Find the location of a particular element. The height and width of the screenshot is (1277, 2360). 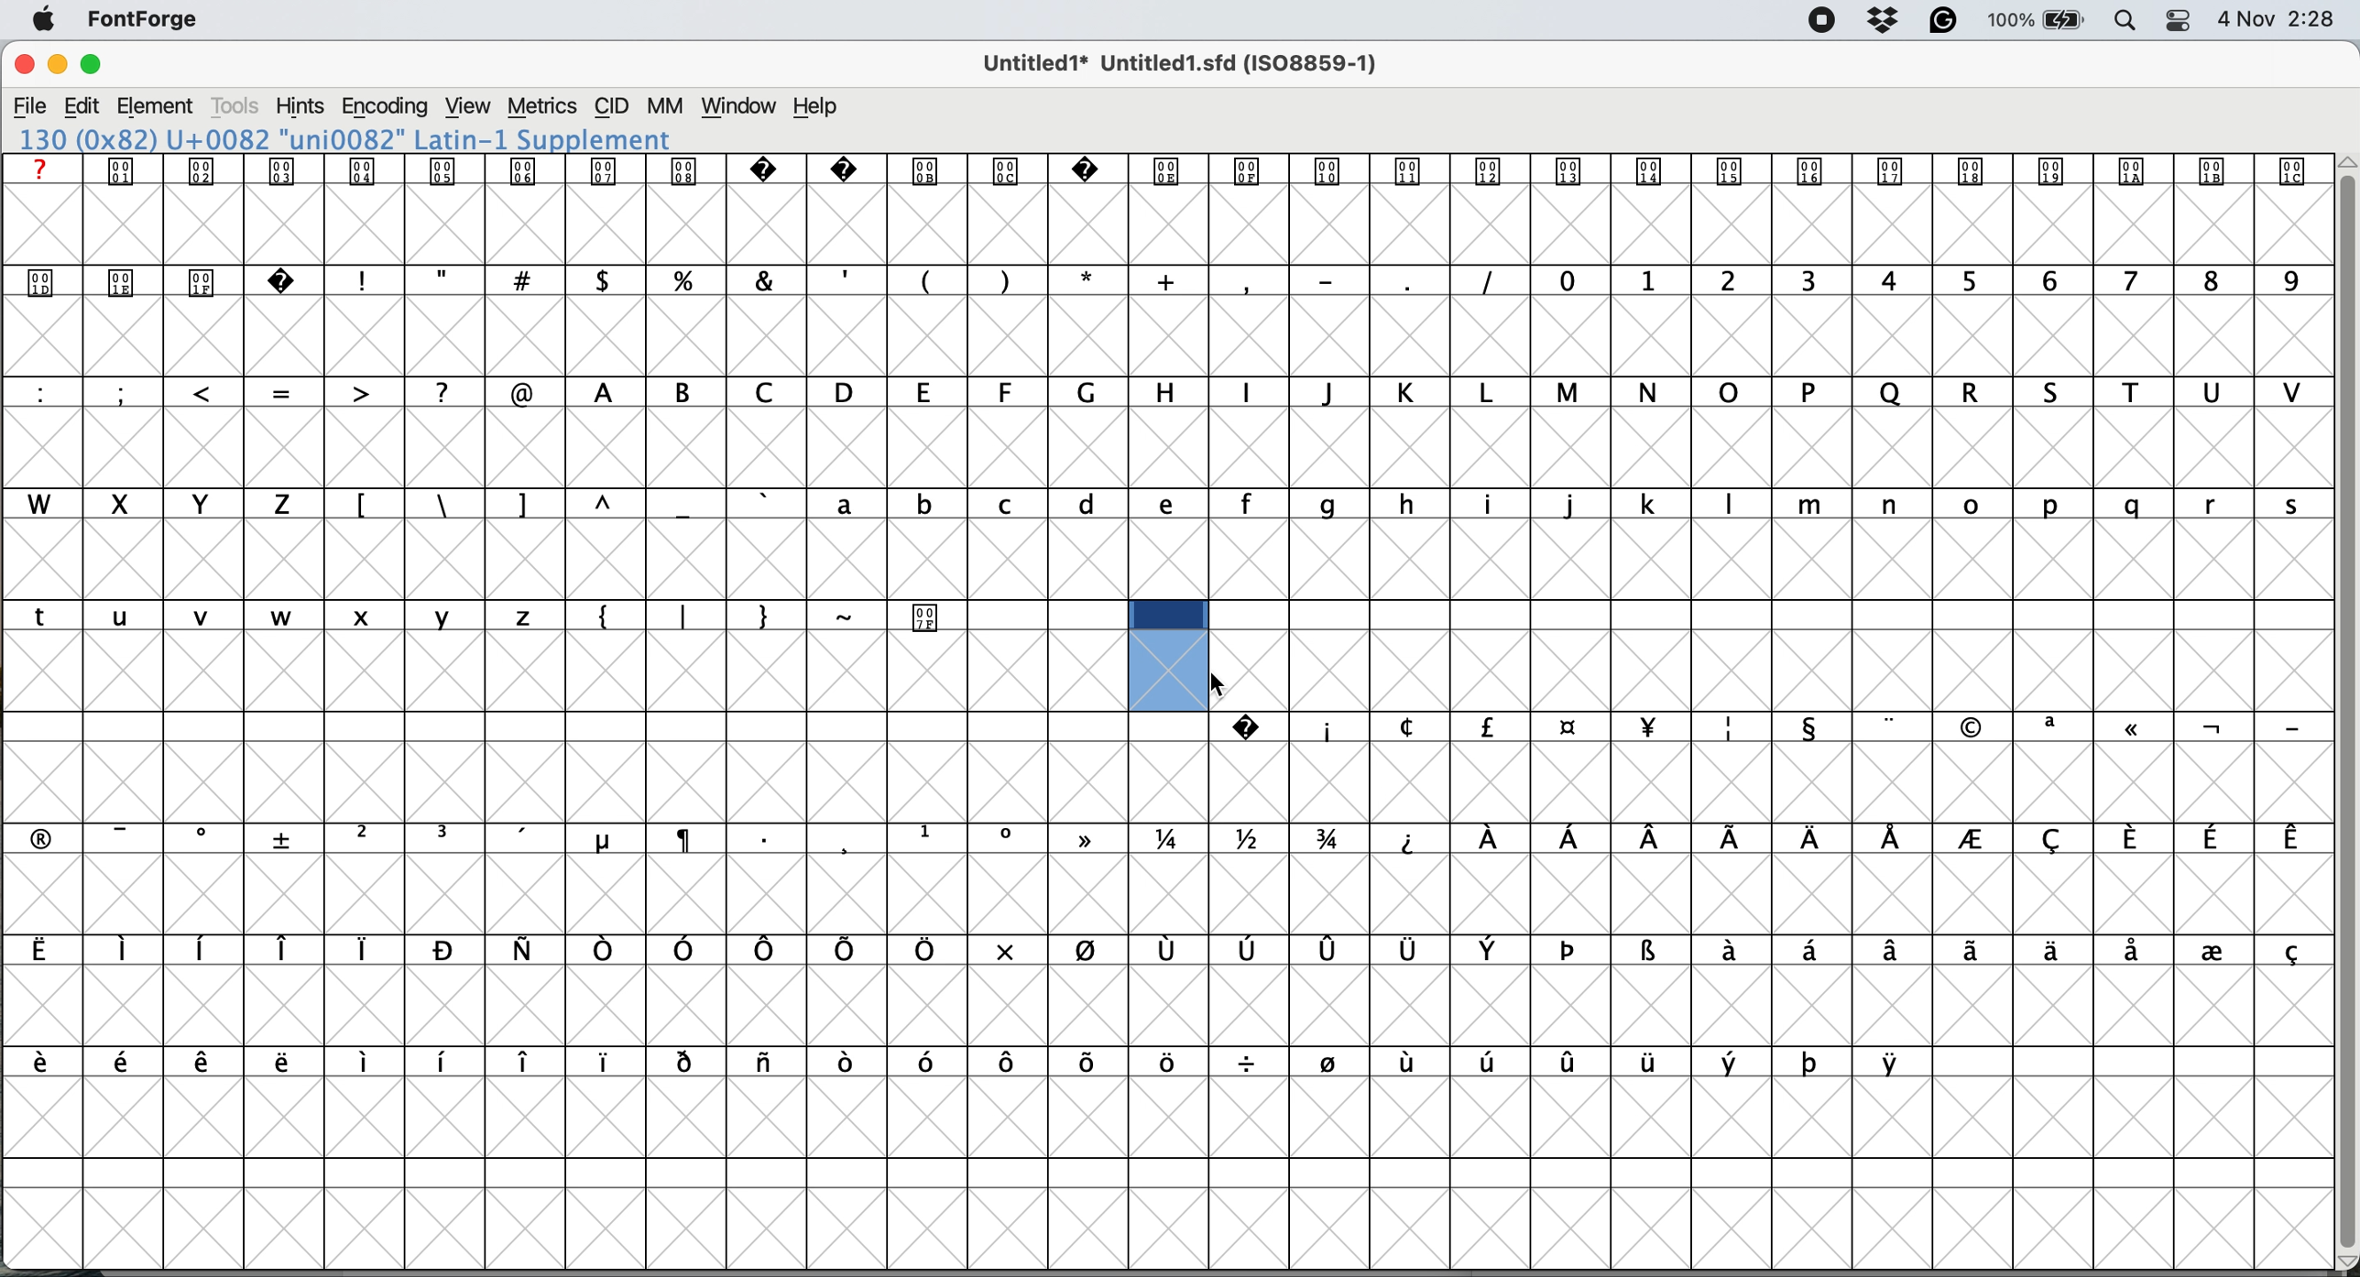

symbols is located at coordinates (1771, 728).